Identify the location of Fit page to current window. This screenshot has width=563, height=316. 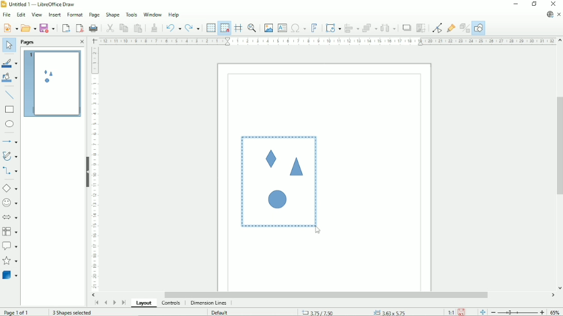
(482, 312).